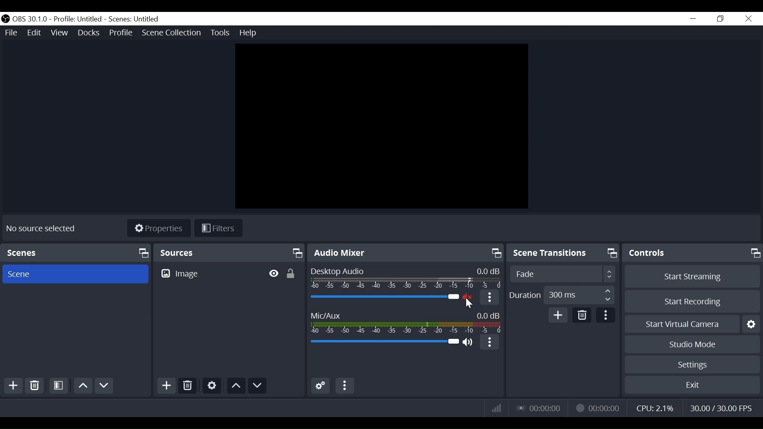 The image size is (763, 429). What do you see at coordinates (691, 277) in the screenshot?
I see `Start Streaming` at bounding box center [691, 277].